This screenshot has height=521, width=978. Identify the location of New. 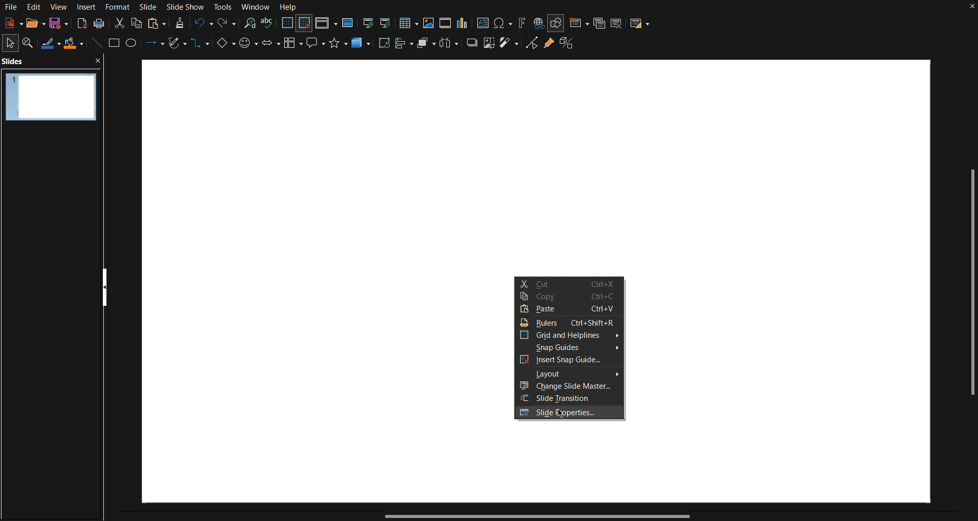
(10, 24).